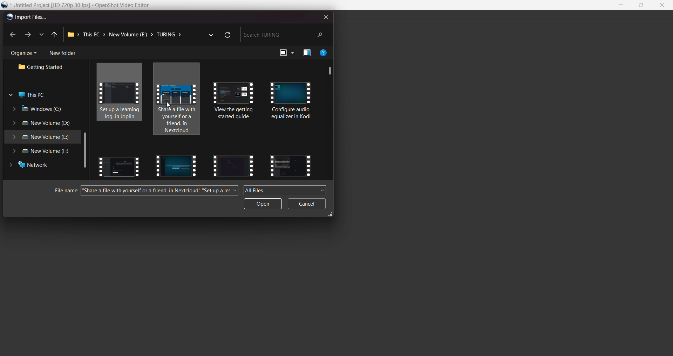  Describe the element at coordinates (53, 35) in the screenshot. I see `previous` at that location.